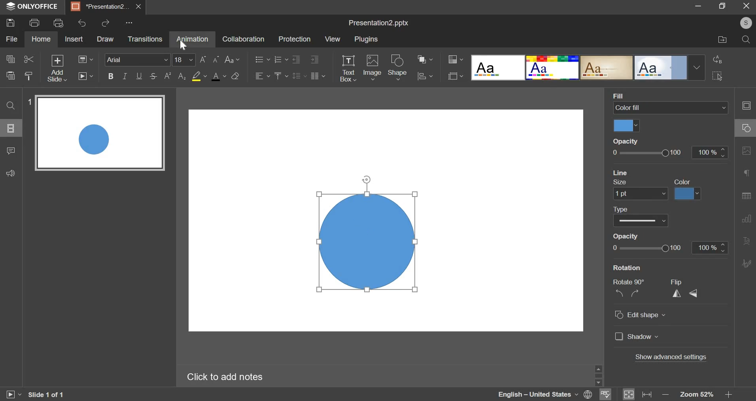 This screenshot has height=401, width=756. What do you see at coordinates (295, 39) in the screenshot?
I see `protection` at bounding box center [295, 39].